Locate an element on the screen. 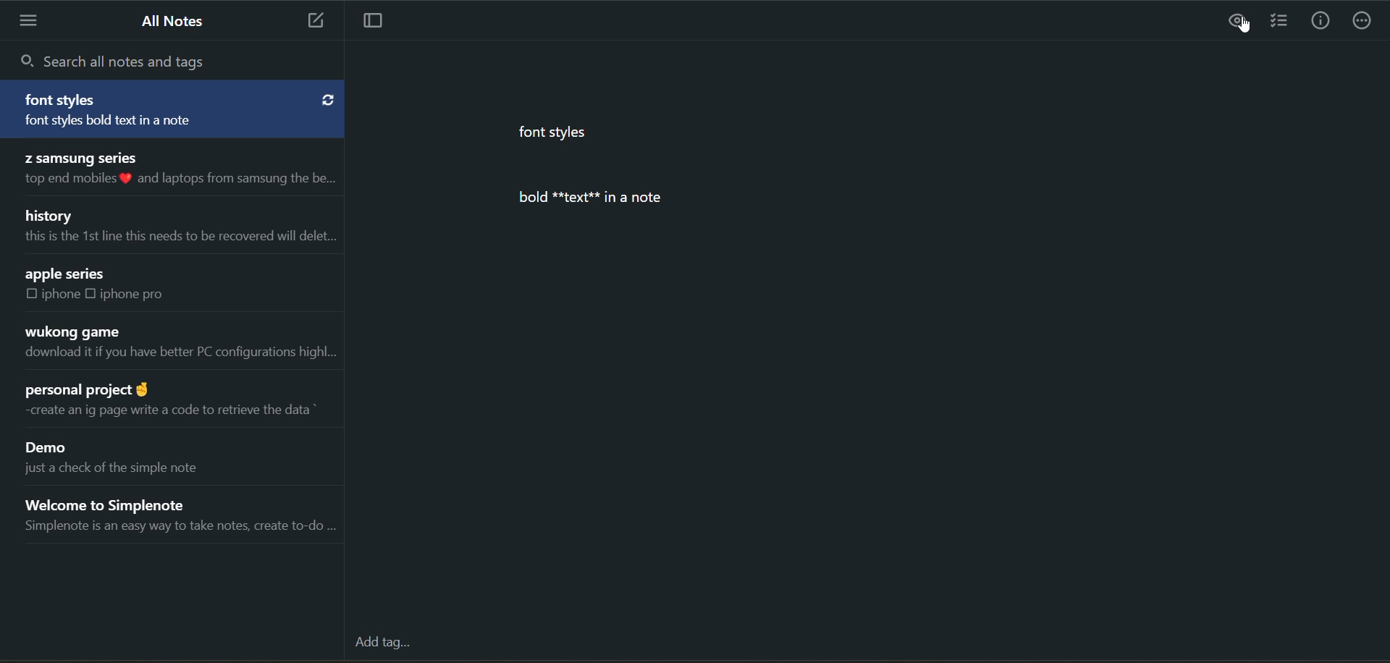 The image size is (1390, 663). this is the 1st line this needs to be recovered will delet... is located at coordinates (177, 237).